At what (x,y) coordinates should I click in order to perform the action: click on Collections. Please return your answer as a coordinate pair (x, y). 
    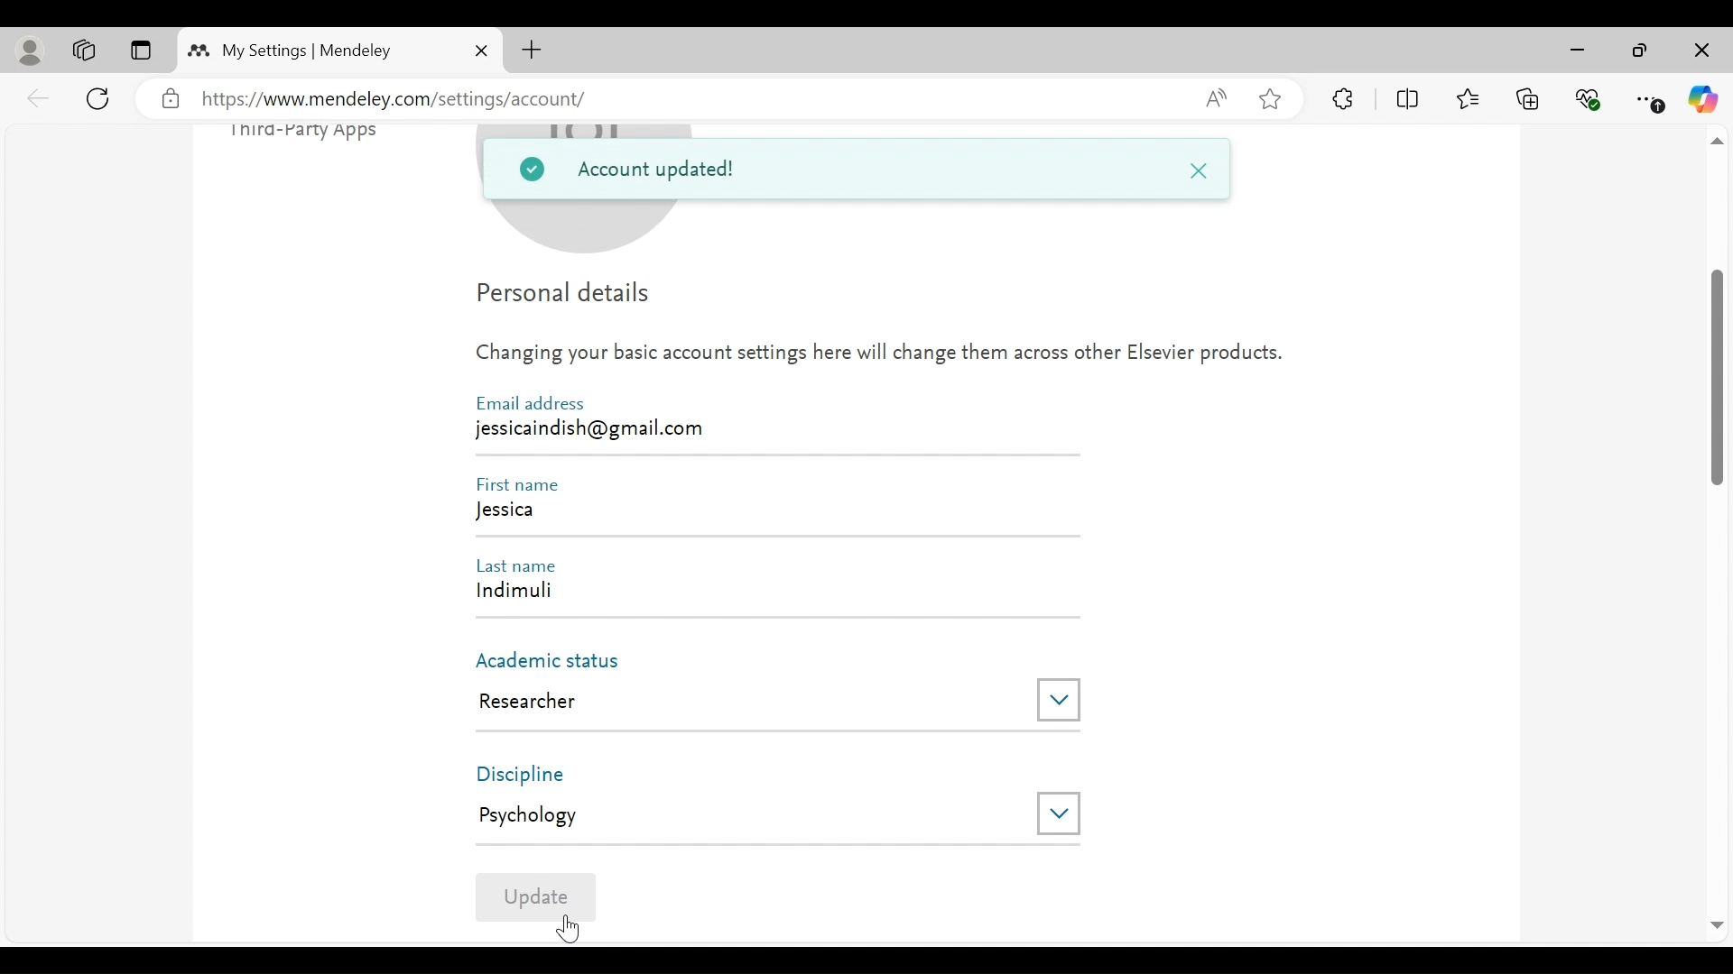
    Looking at the image, I should click on (1528, 97).